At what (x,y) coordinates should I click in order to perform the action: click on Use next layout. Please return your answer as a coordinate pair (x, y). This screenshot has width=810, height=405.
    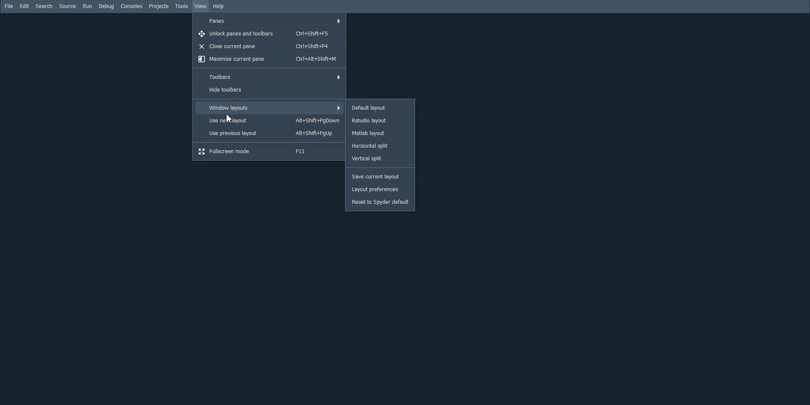
    Looking at the image, I should click on (270, 120).